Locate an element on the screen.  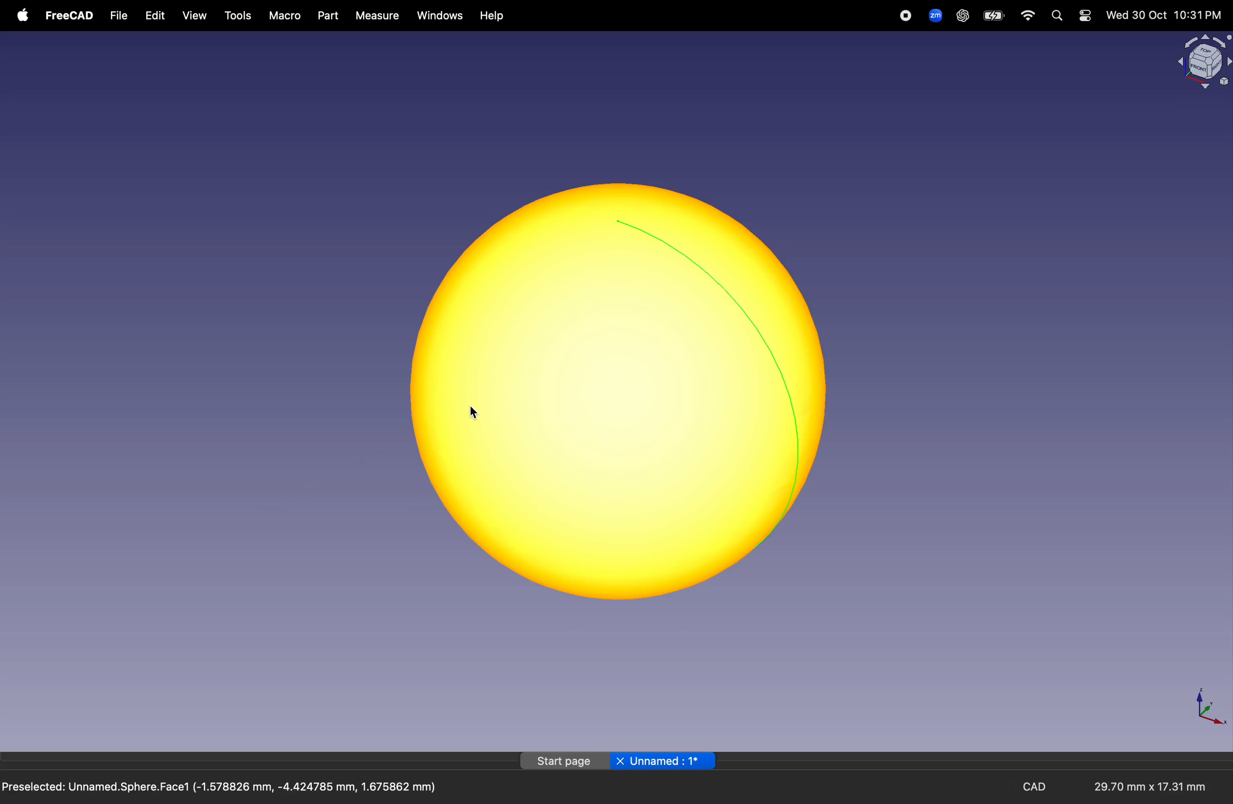
record is located at coordinates (907, 15).